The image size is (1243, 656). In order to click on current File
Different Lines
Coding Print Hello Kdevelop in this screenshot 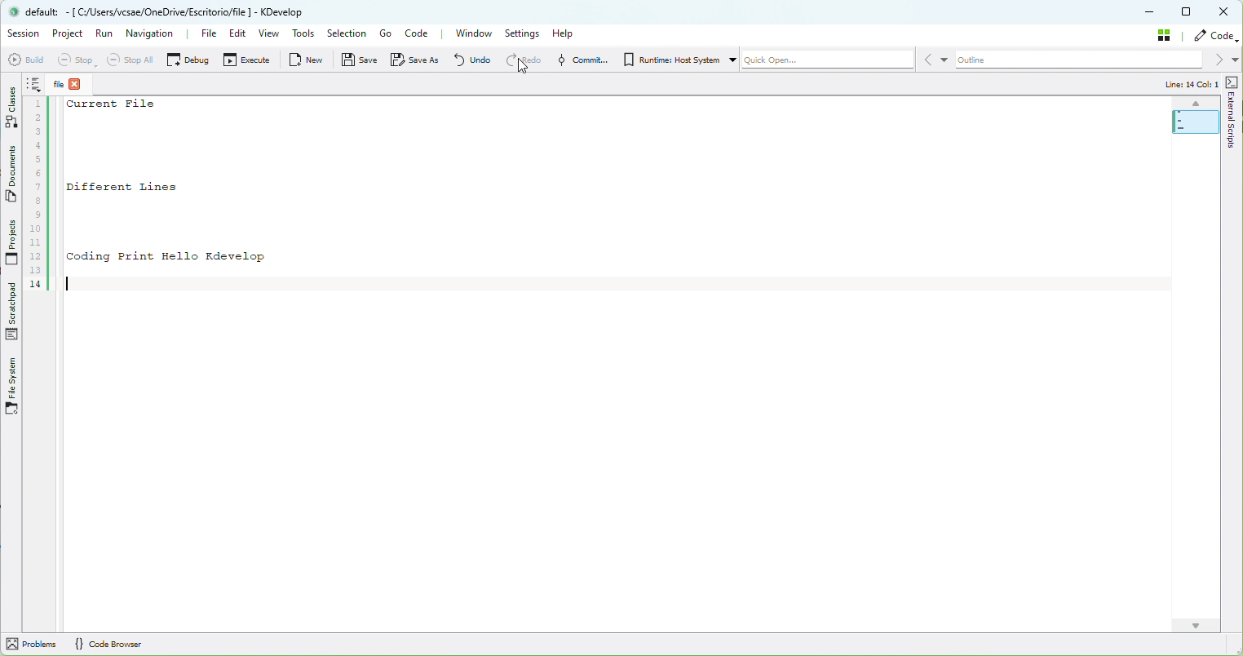, I will do `click(205, 182)`.